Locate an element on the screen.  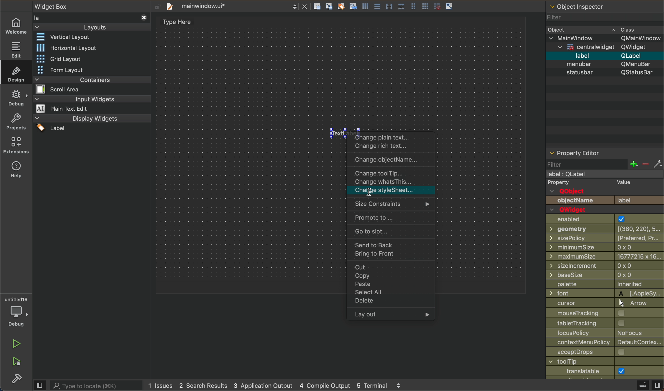
run abd debug is located at coordinates (19, 365).